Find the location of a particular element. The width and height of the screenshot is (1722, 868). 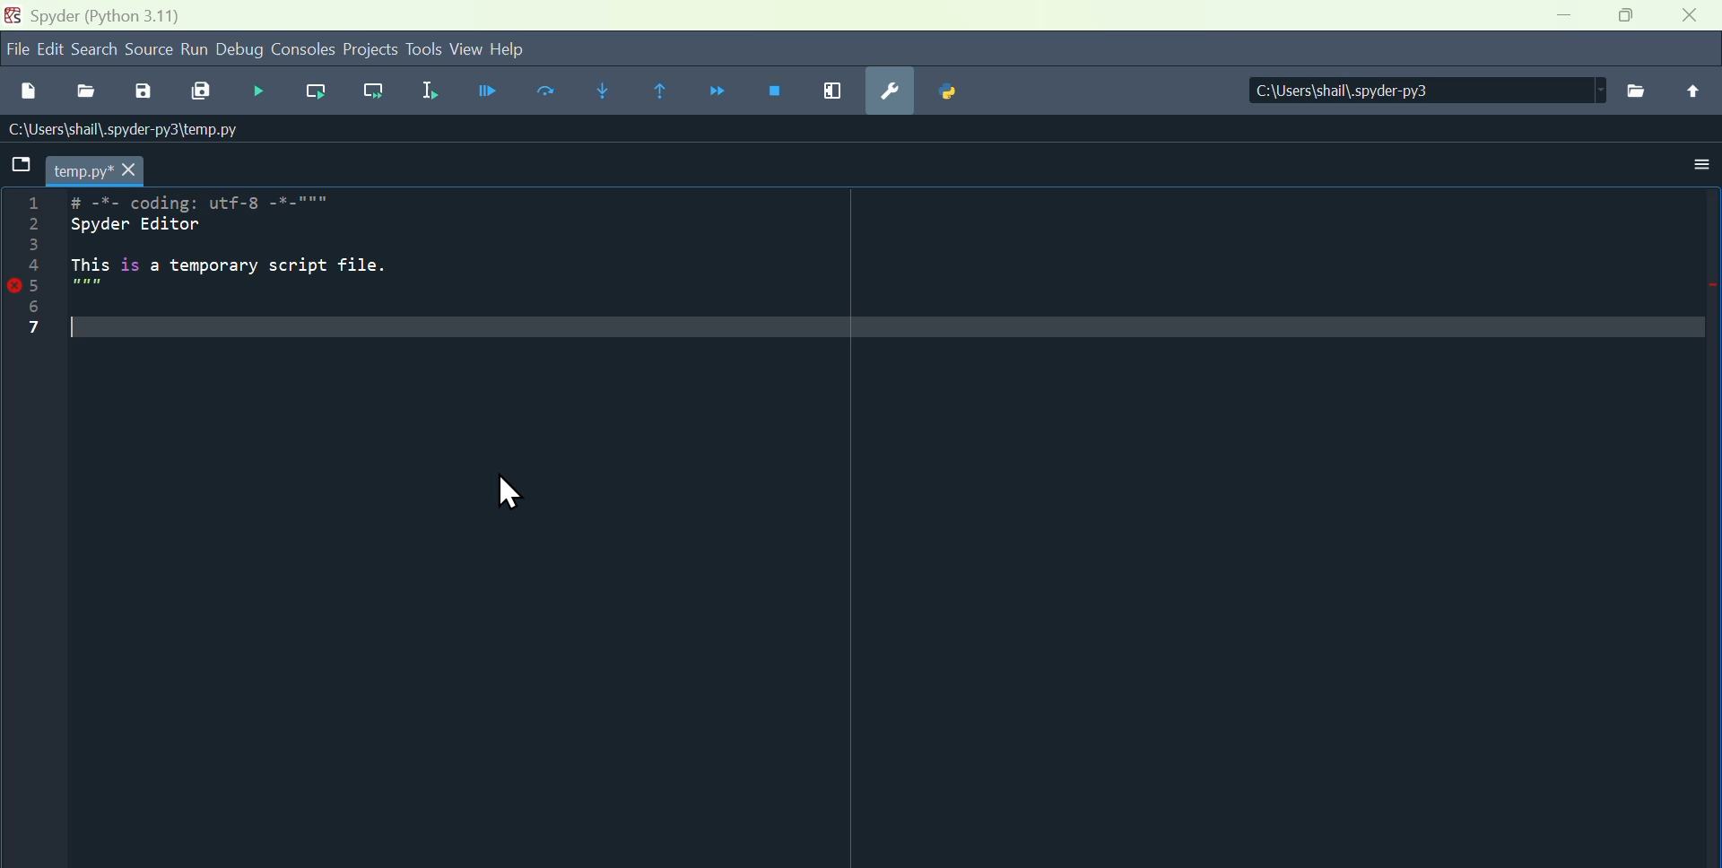

Project is located at coordinates (370, 49).